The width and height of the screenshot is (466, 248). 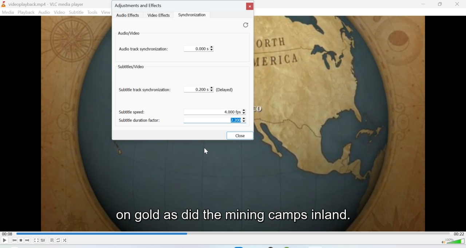 I want to click on Increased subtitle duration factor, so click(x=235, y=120).